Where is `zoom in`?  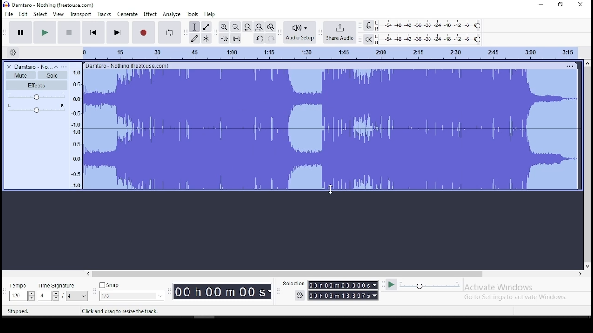 zoom in is located at coordinates (225, 27).